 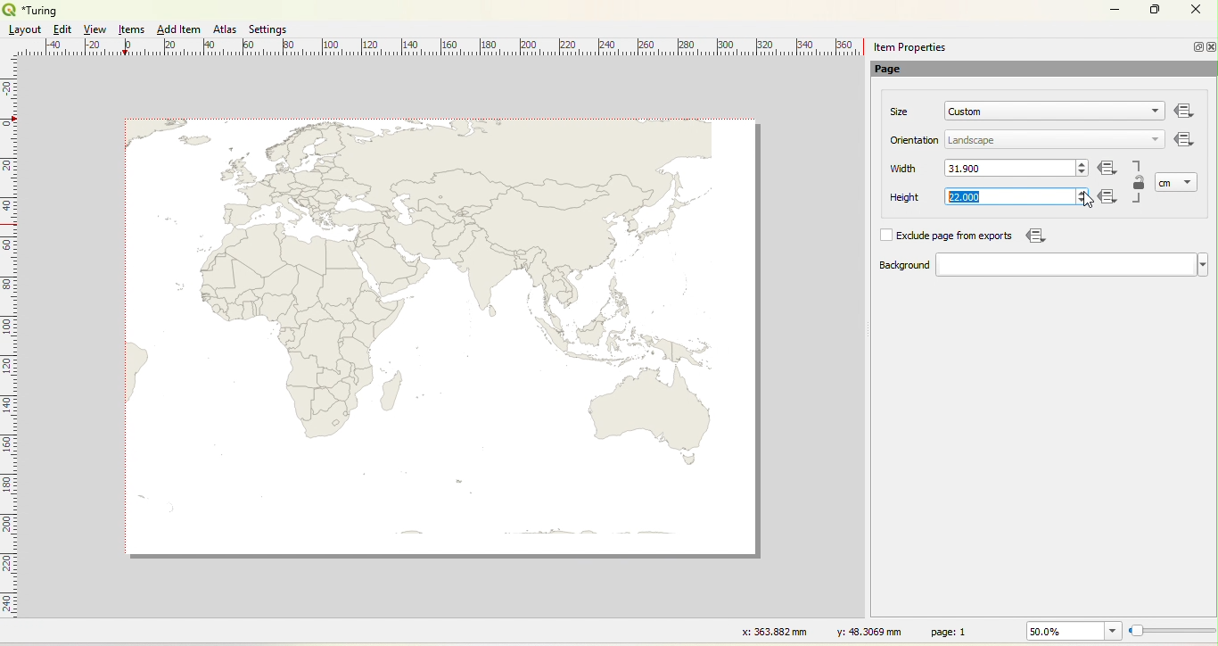 I want to click on Items, so click(x=133, y=30).